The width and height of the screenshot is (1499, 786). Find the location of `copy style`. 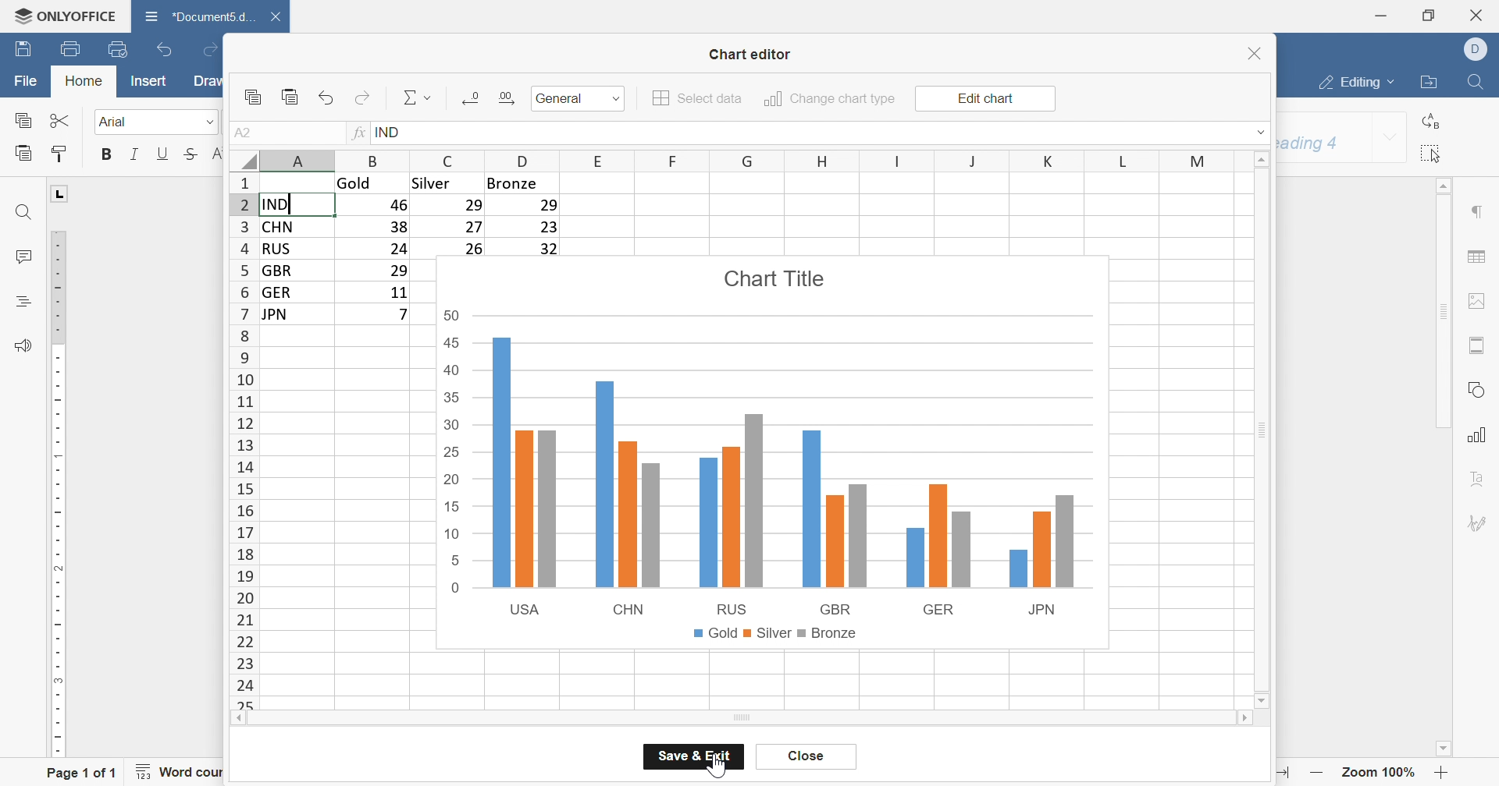

copy style is located at coordinates (60, 154).